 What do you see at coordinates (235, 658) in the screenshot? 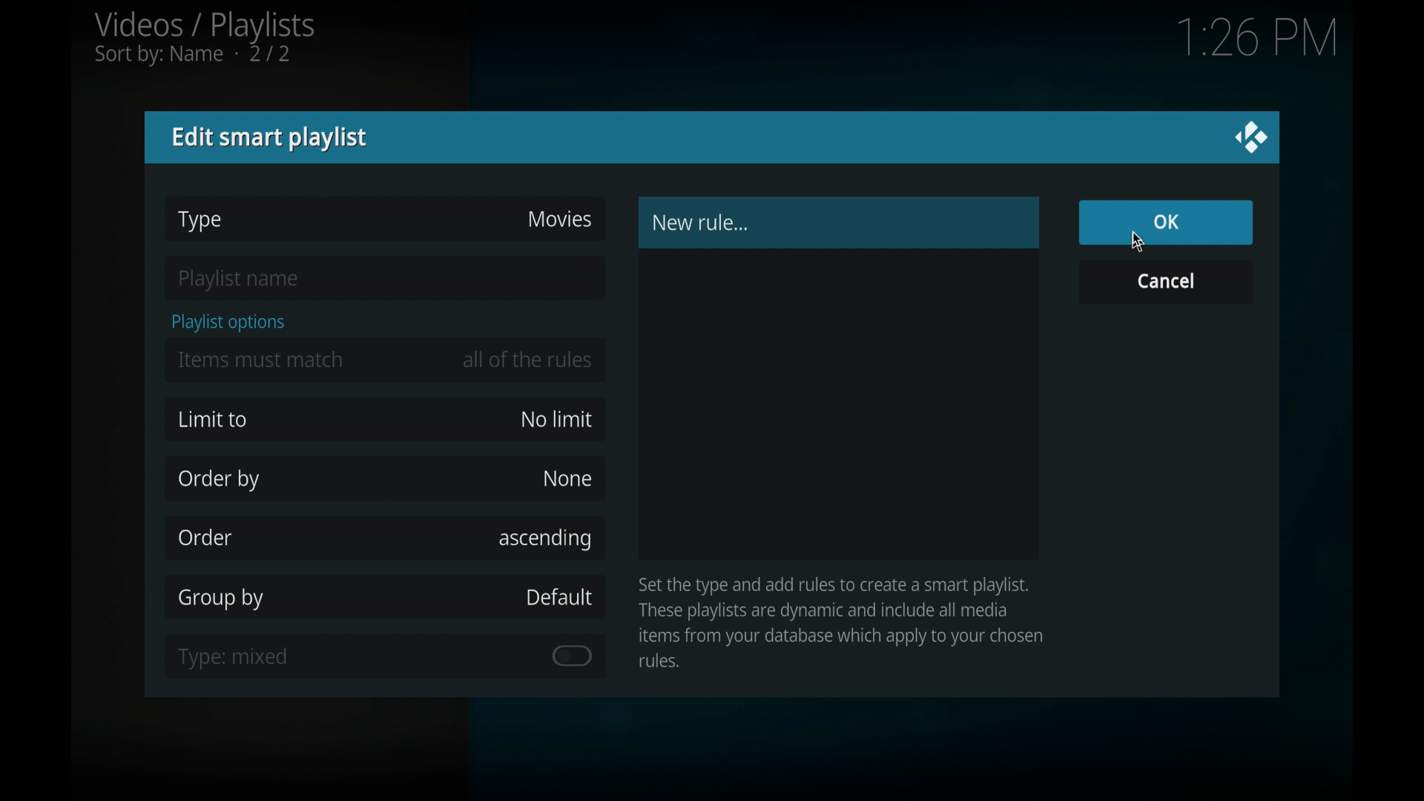
I see `type: mixed` at bounding box center [235, 658].